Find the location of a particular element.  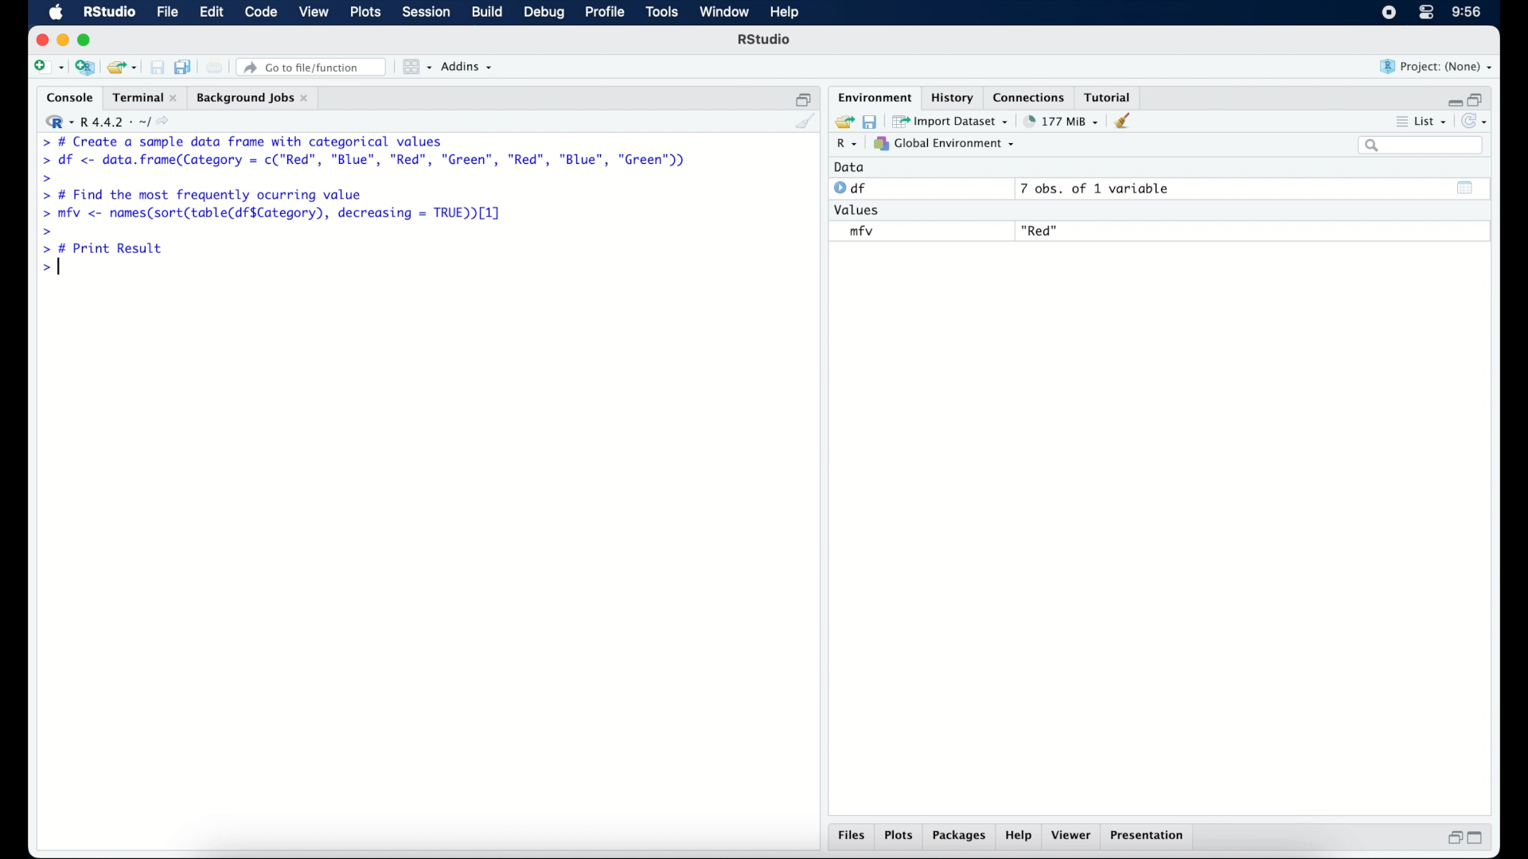

R studio is located at coordinates (109, 13).